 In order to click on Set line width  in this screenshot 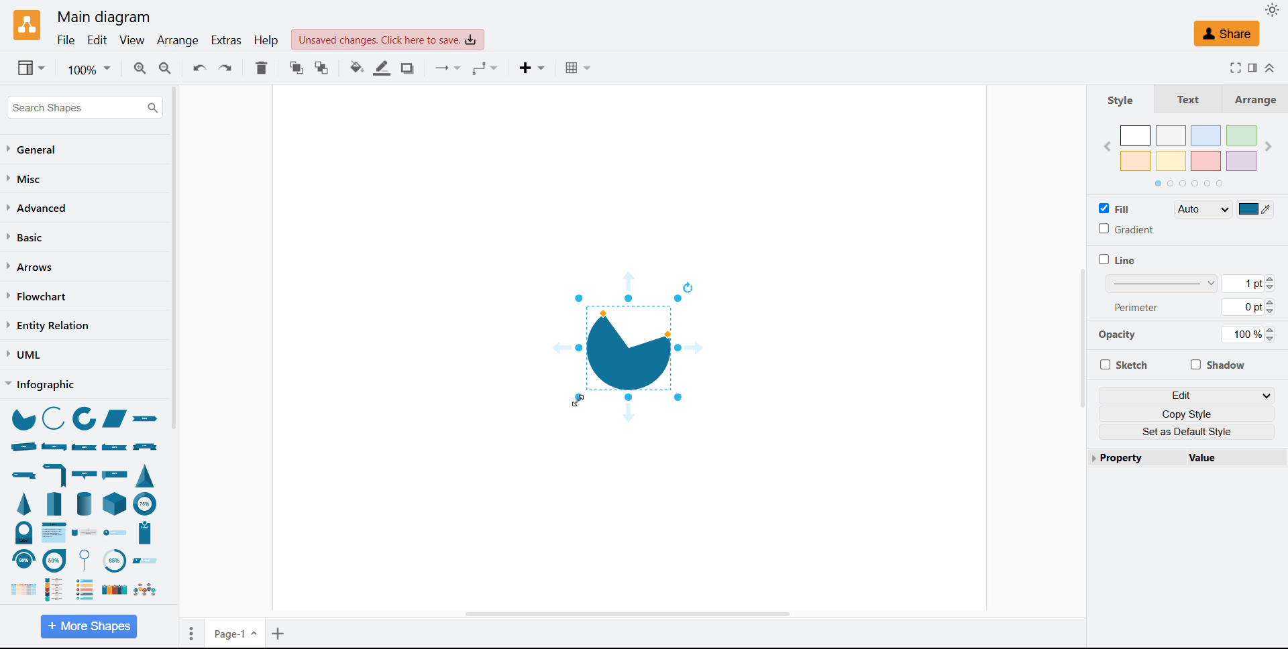, I will do `click(1190, 283)`.